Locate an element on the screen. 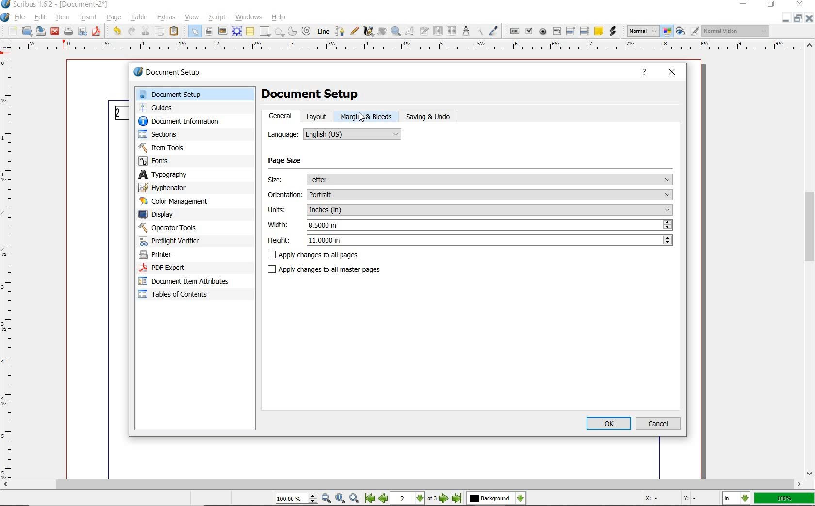 This screenshot has height=506, width=815. restore is located at coordinates (771, 5).